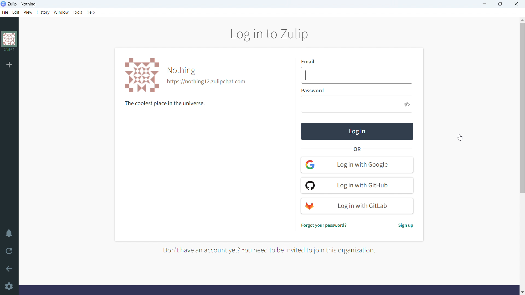 This screenshot has width=525, height=295. Describe the element at coordinates (484, 4) in the screenshot. I see `minimize` at that location.